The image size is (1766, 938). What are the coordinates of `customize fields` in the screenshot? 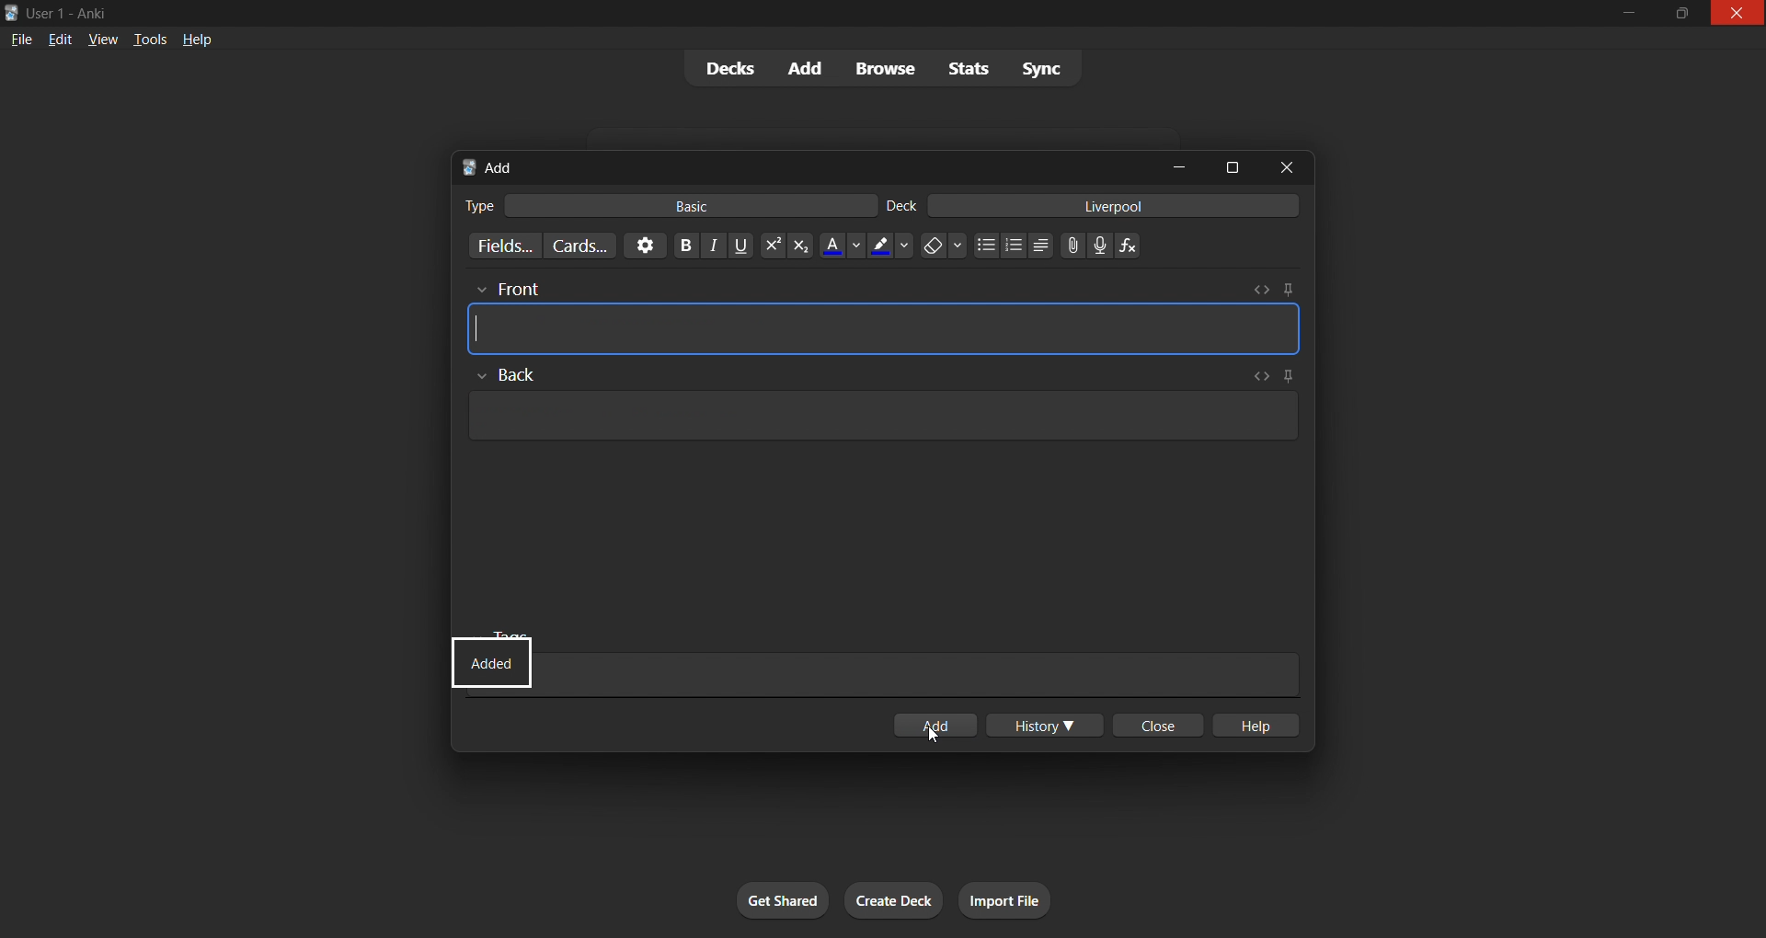 It's located at (499, 246).